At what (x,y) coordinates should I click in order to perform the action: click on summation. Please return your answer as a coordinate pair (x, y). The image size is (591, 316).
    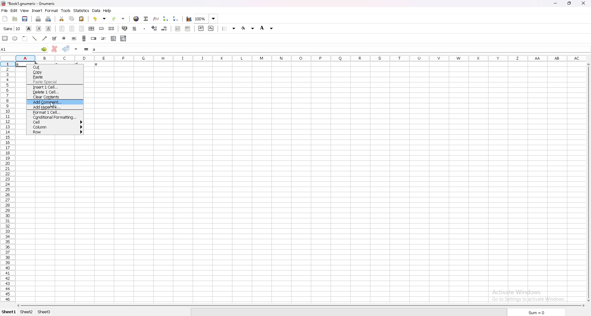
    Looking at the image, I should click on (146, 19).